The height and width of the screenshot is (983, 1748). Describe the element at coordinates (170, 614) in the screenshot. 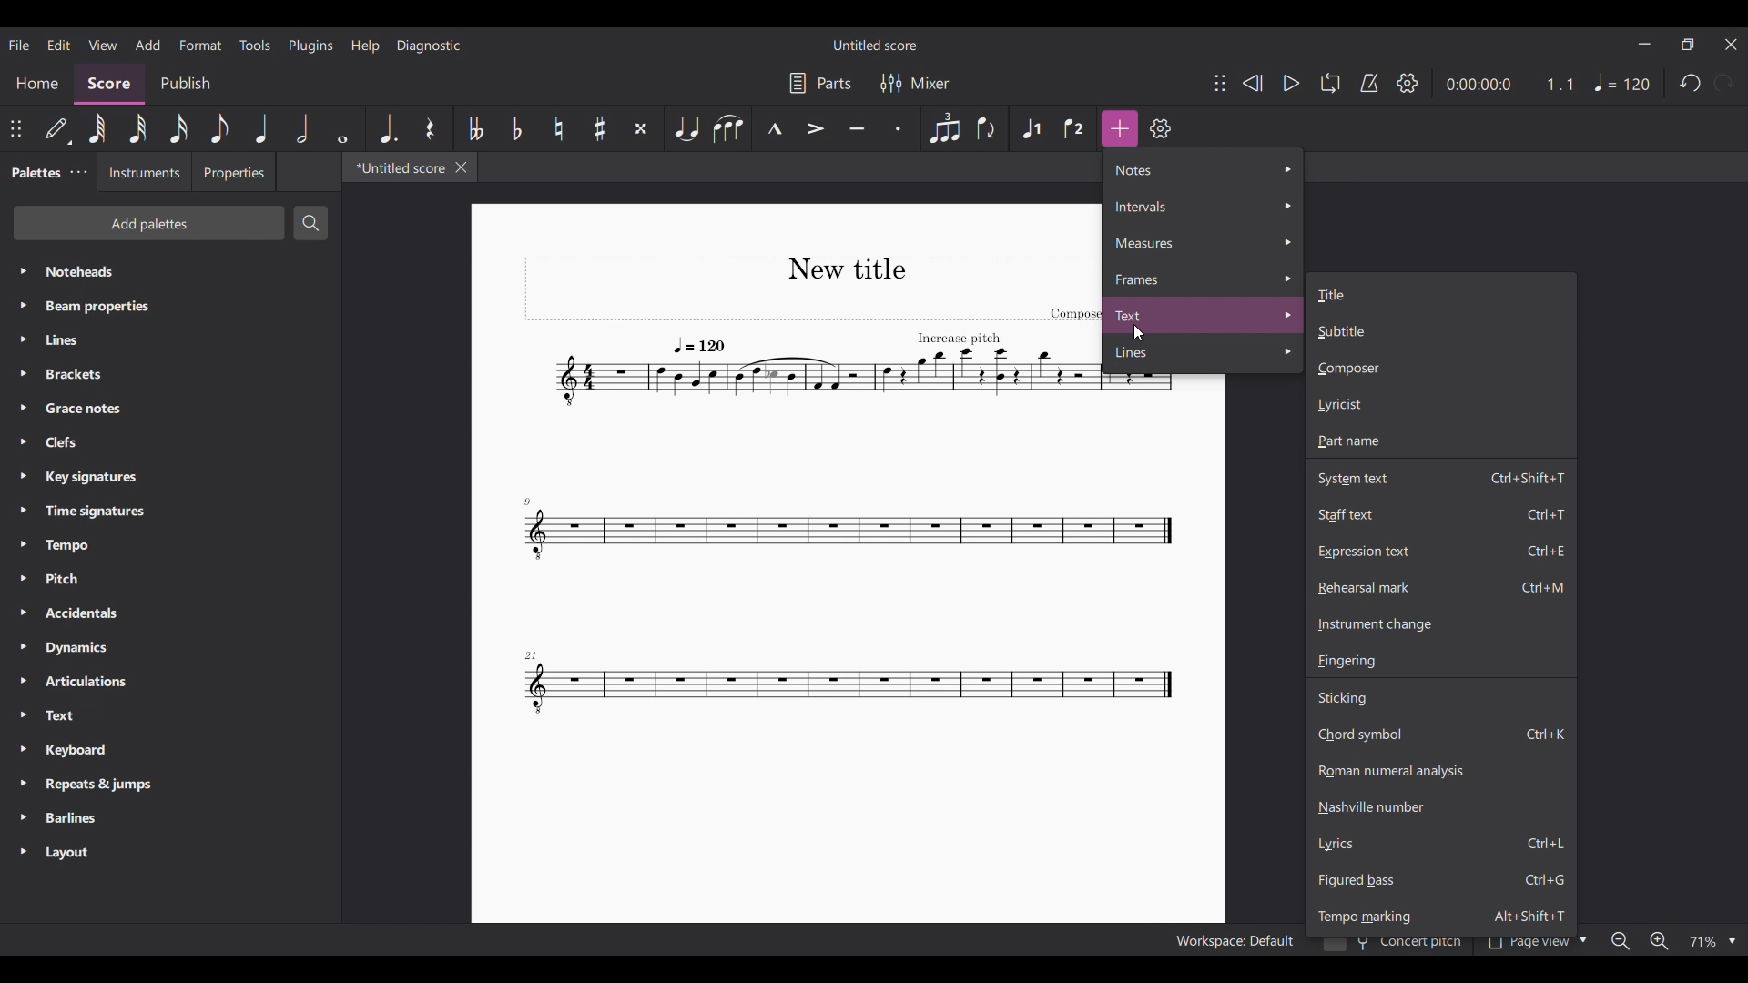

I see `Accidentals` at that location.